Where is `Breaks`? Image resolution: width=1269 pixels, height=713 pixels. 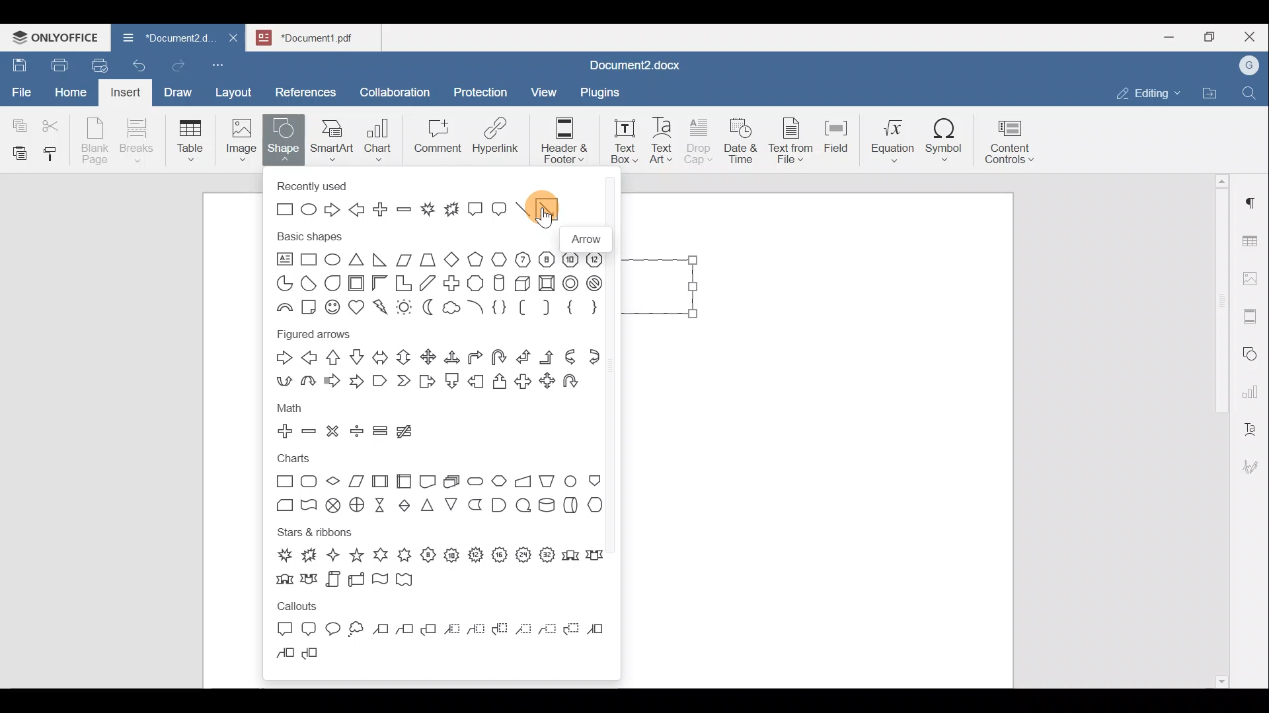
Breaks is located at coordinates (136, 141).